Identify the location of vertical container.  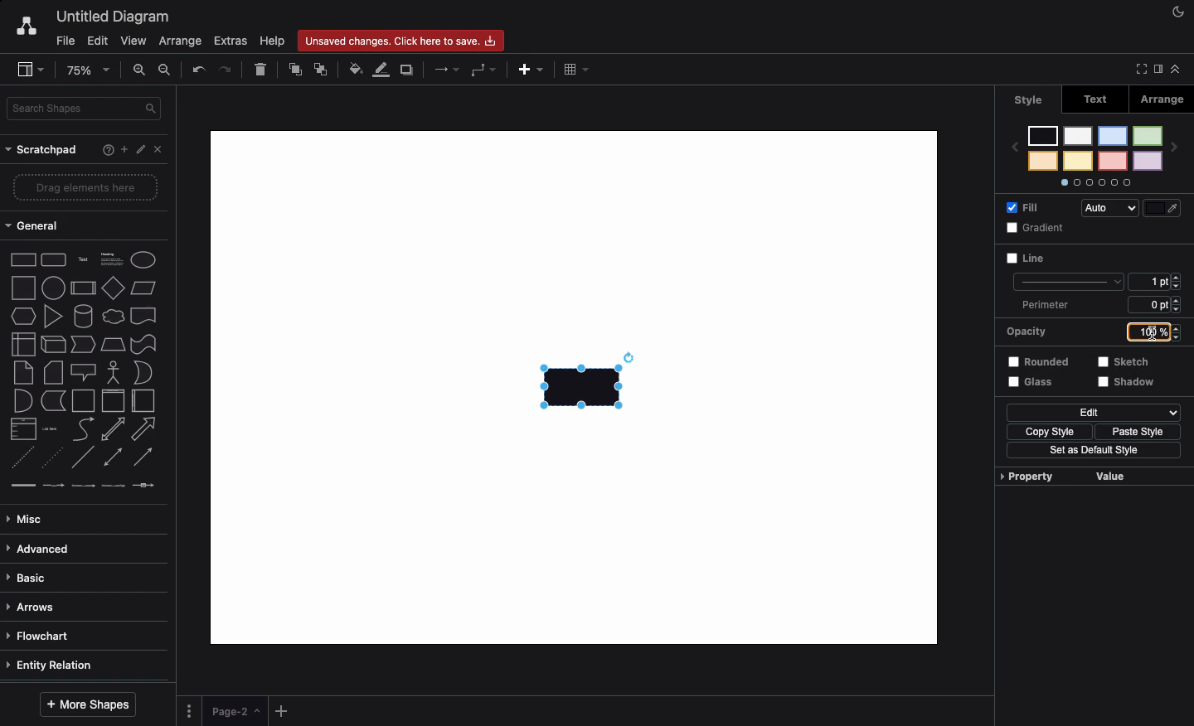
(112, 402).